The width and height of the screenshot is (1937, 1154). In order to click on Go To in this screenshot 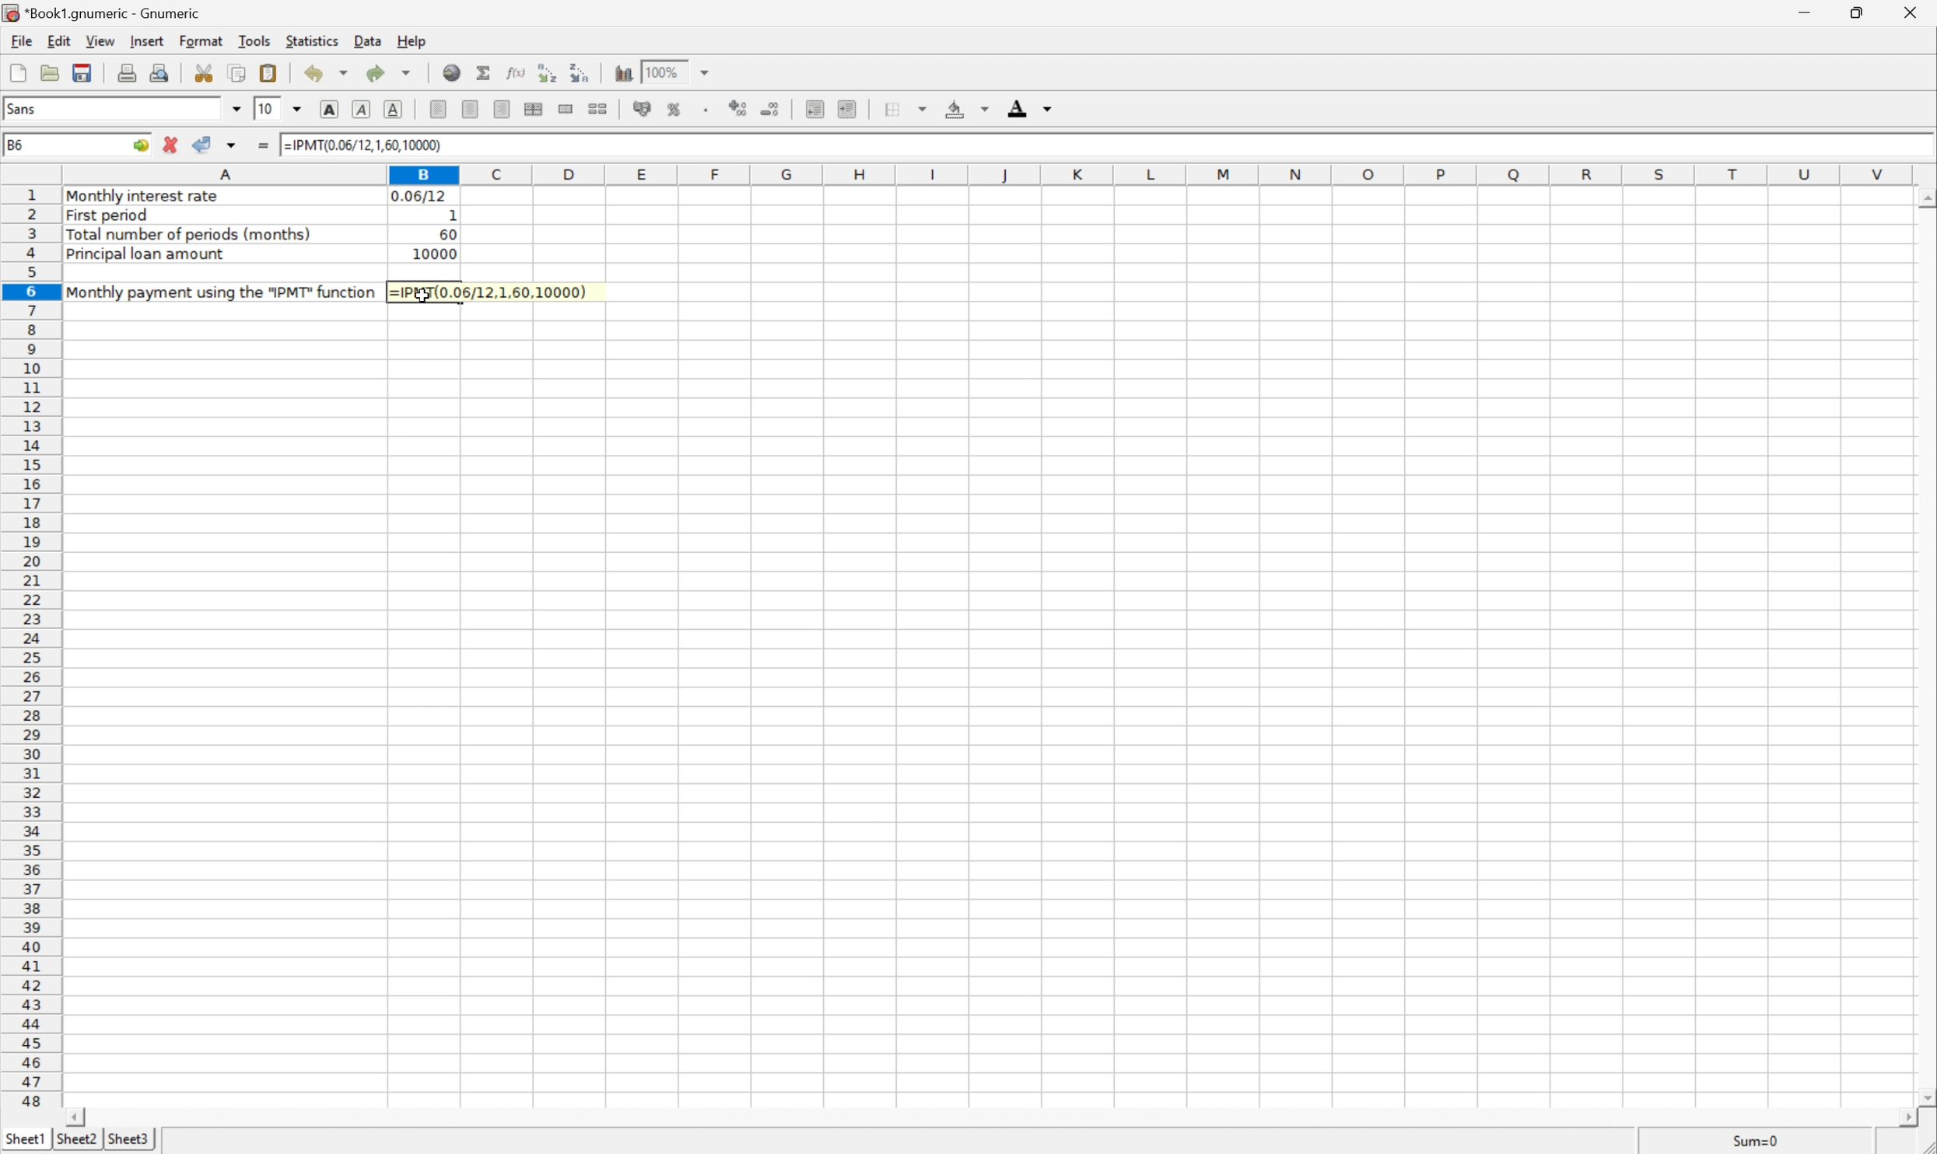, I will do `click(138, 147)`.